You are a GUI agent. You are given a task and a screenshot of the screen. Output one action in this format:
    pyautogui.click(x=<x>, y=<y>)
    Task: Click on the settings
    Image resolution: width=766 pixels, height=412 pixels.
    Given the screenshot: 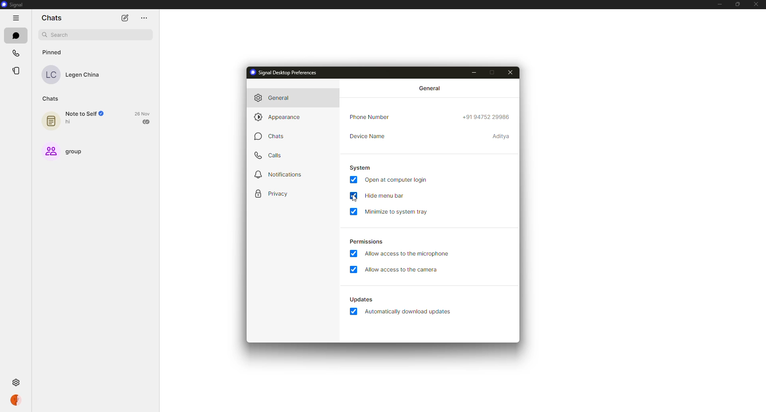 What is the action you would take?
    pyautogui.click(x=18, y=382)
    